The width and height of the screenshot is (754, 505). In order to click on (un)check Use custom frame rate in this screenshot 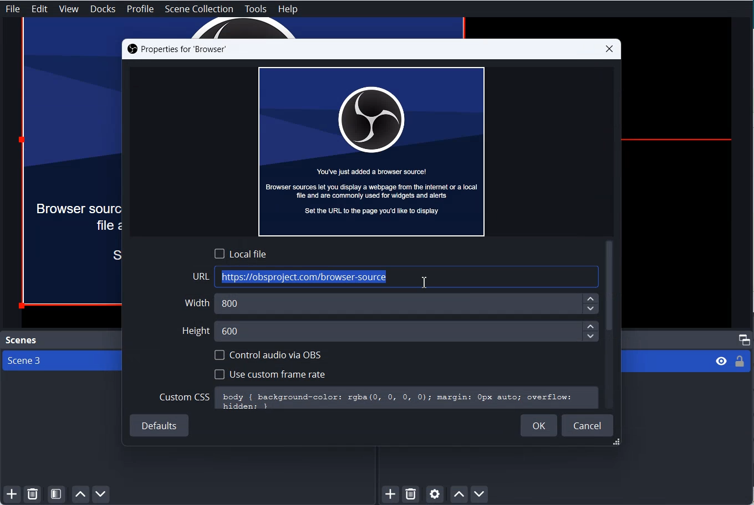, I will do `click(269, 373)`.